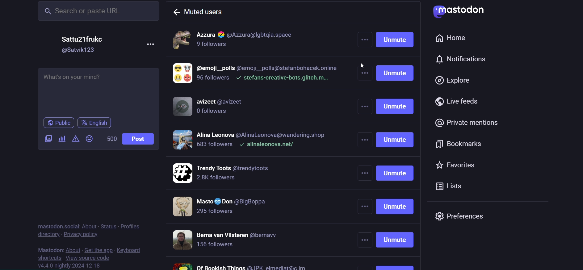  Describe the element at coordinates (395, 150) in the screenshot. I see `unmute` at that location.